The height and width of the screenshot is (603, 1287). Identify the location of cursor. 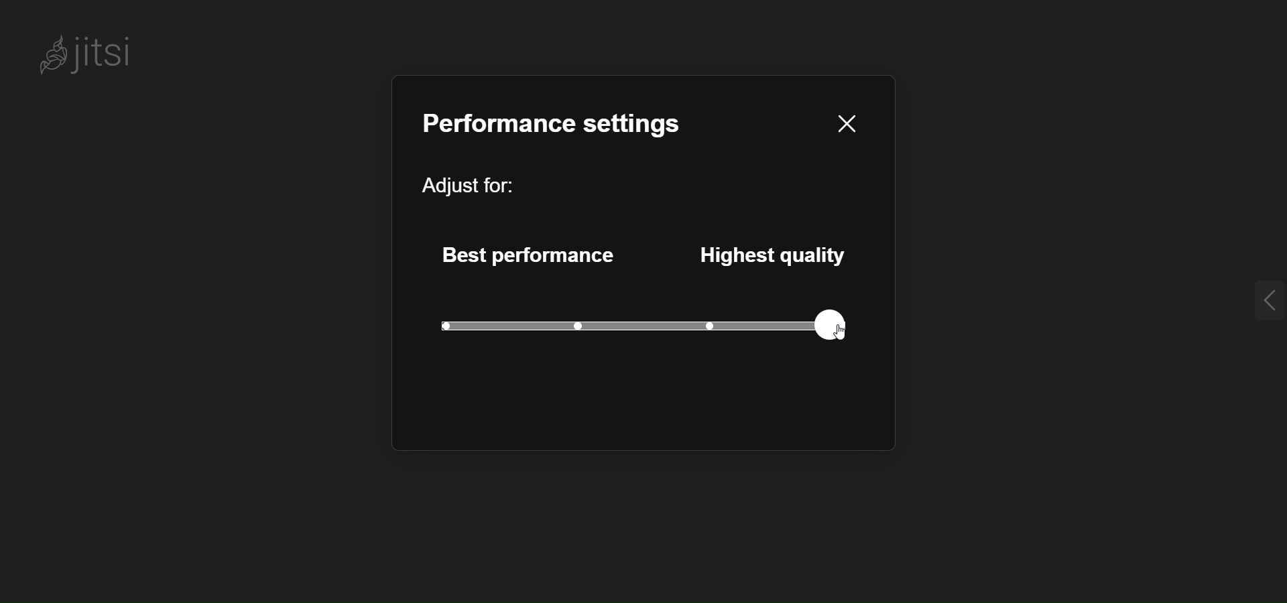
(844, 337).